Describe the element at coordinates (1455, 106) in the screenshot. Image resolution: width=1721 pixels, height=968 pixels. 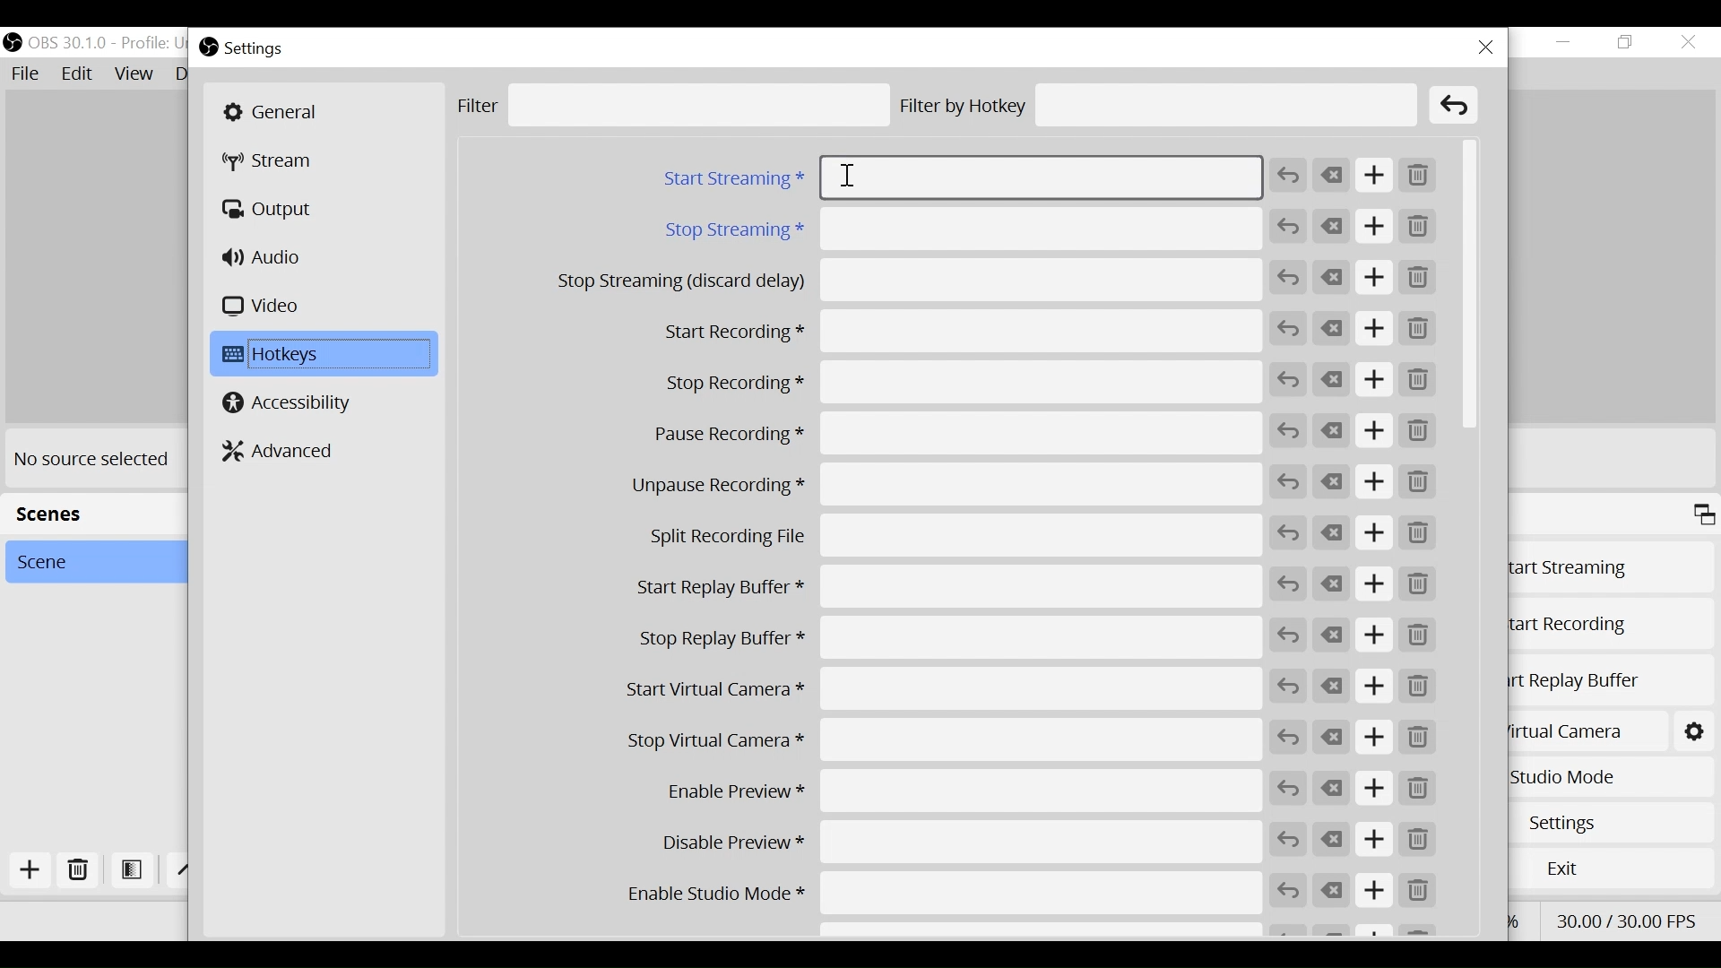
I see `Clear` at that location.